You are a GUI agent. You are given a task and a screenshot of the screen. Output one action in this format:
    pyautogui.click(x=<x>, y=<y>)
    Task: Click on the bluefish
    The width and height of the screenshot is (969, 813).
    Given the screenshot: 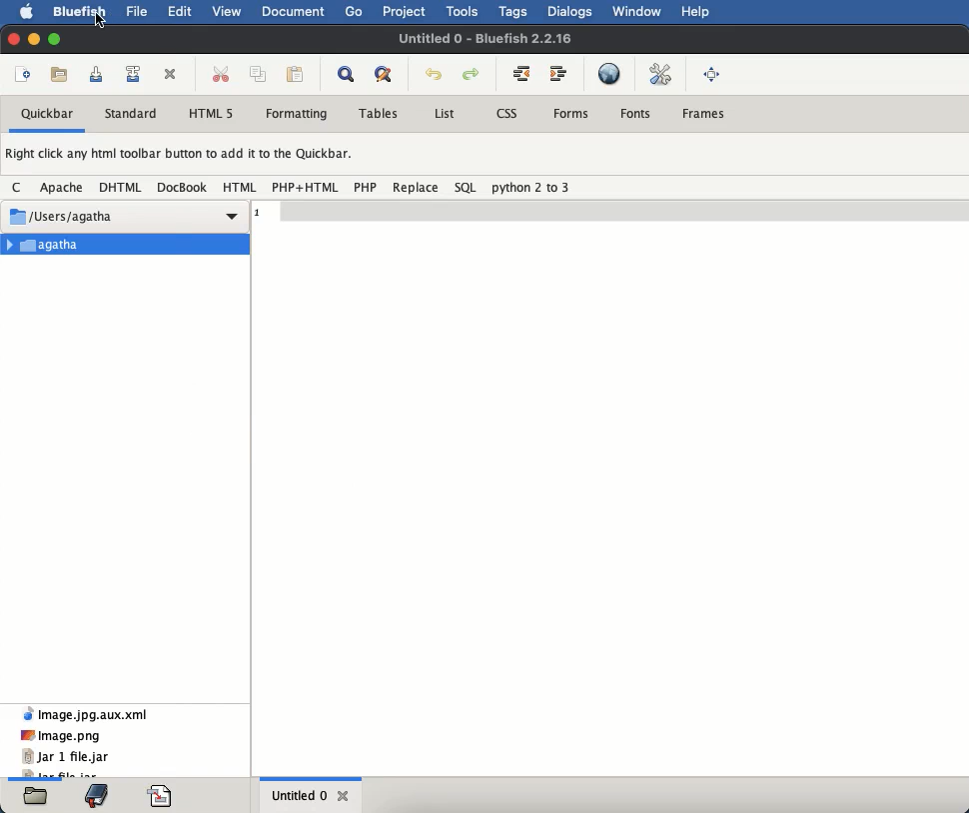 What is the action you would take?
    pyautogui.click(x=81, y=14)
    